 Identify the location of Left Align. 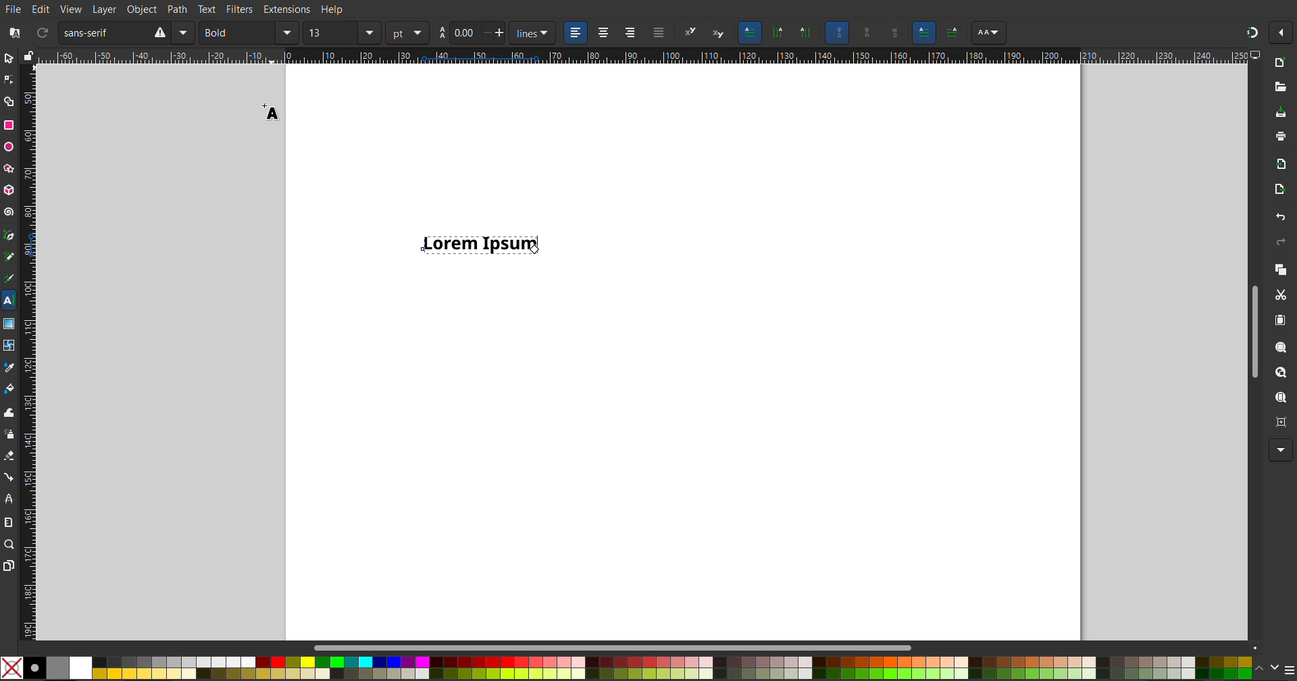
(576, 33).